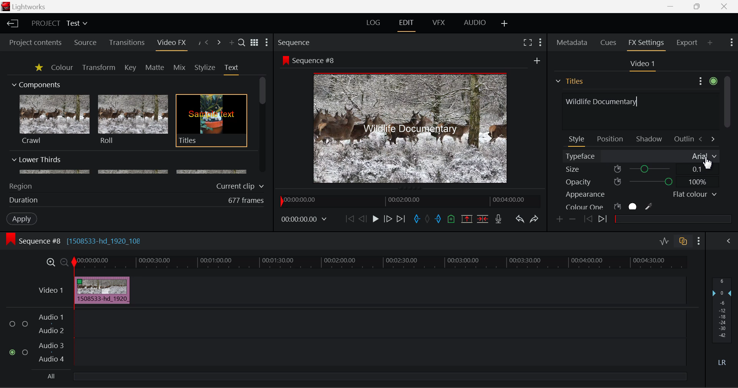 The image size is (738, 388). I want to click on Mark In, so click(417, 220).